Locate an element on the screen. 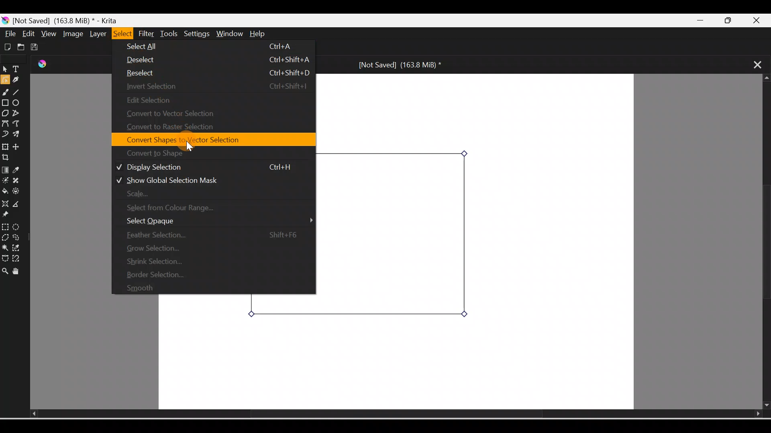 This screenshot has width=771, height=433. Crop an image is located at coordinates (9, 158).